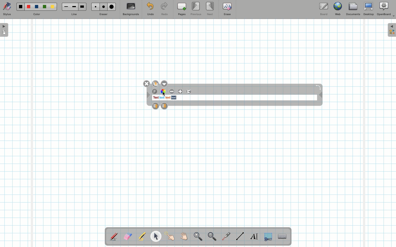 The image size is (396, 247). Describe the element at coordinates (103, 7) in the screenshot. I see `Medium eraser` at that location.